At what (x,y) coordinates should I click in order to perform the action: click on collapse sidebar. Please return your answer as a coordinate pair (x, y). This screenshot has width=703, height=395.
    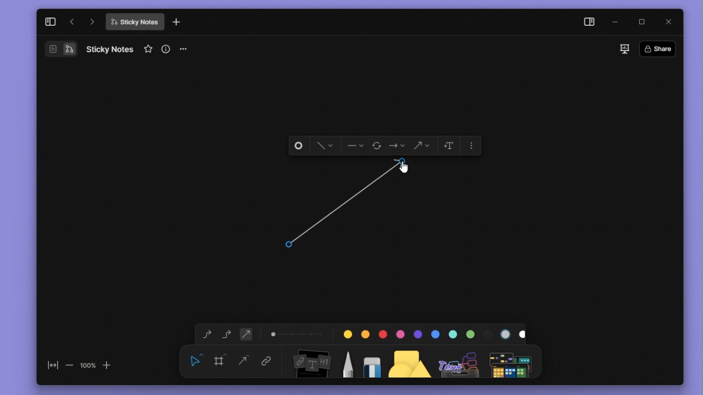
    Looking at the image, I should click on (50, 21).